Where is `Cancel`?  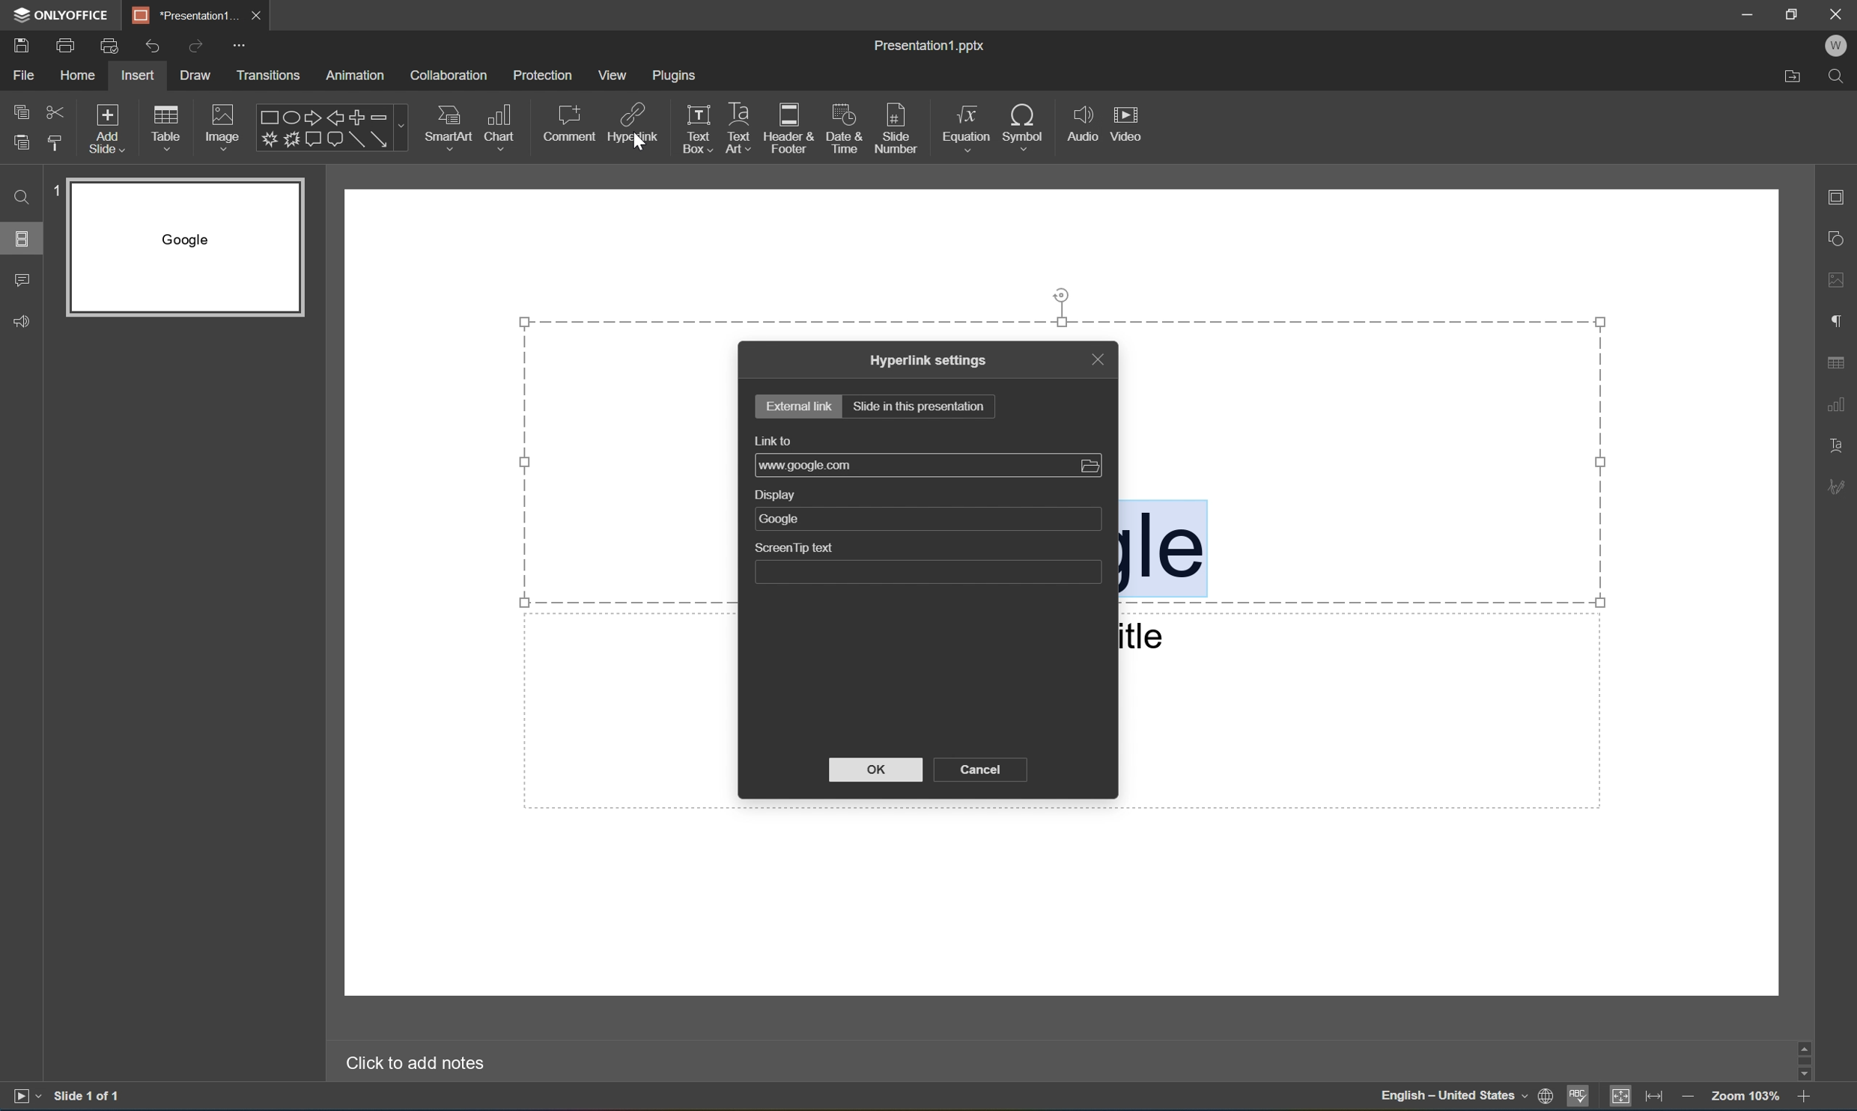 Cancel is located at coordinates (982, 771).